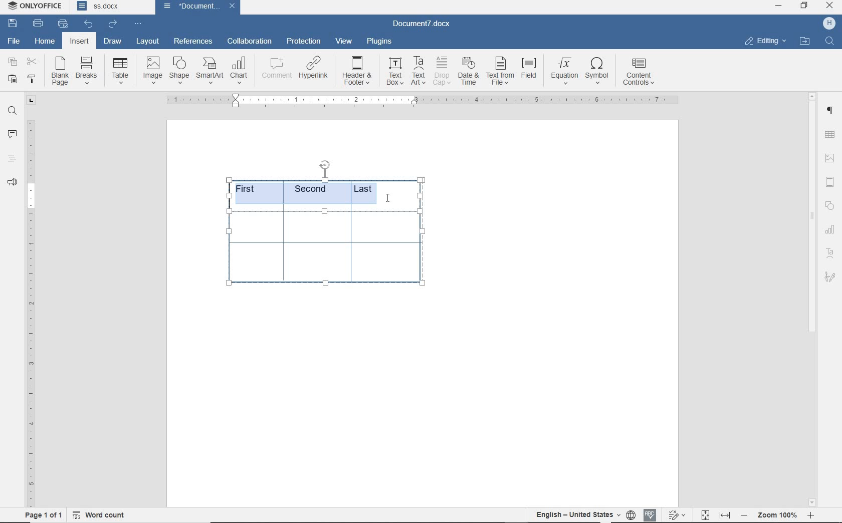  I want to click on document, so click(188, 6).